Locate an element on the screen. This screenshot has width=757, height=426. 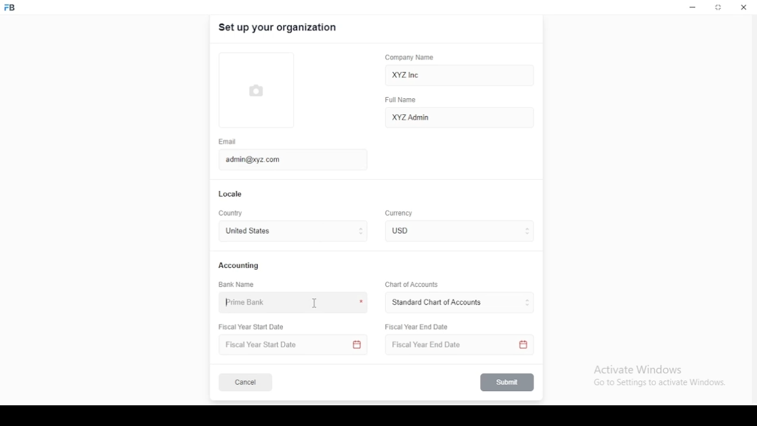
submit is located at coordinates (508, 382).